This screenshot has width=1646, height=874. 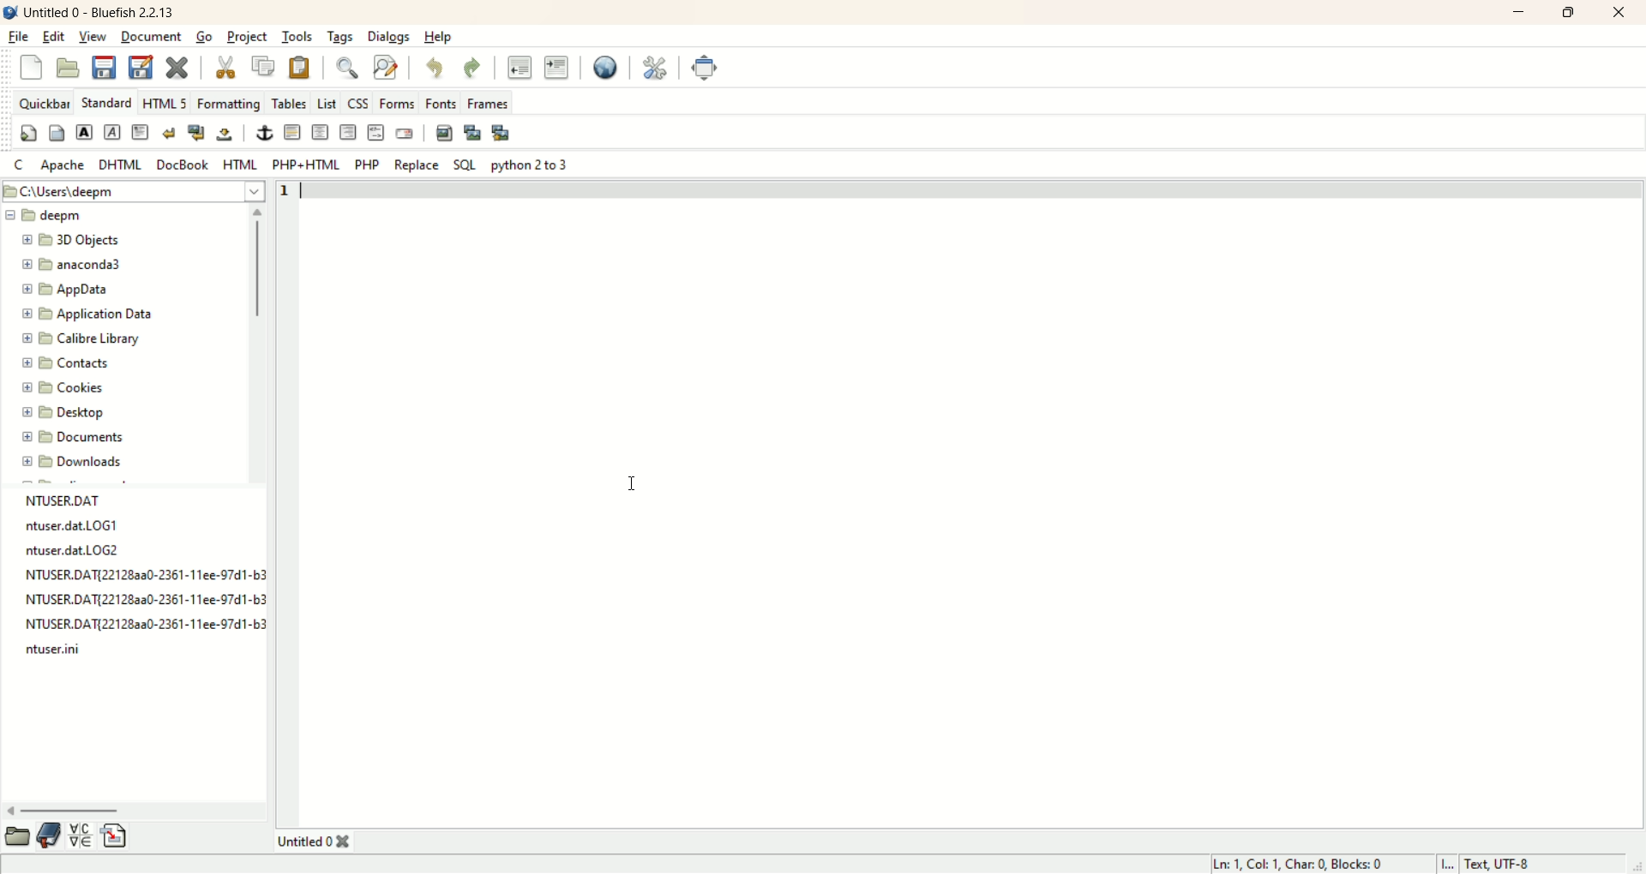 I want to click on new, so click(x=28, y=67).